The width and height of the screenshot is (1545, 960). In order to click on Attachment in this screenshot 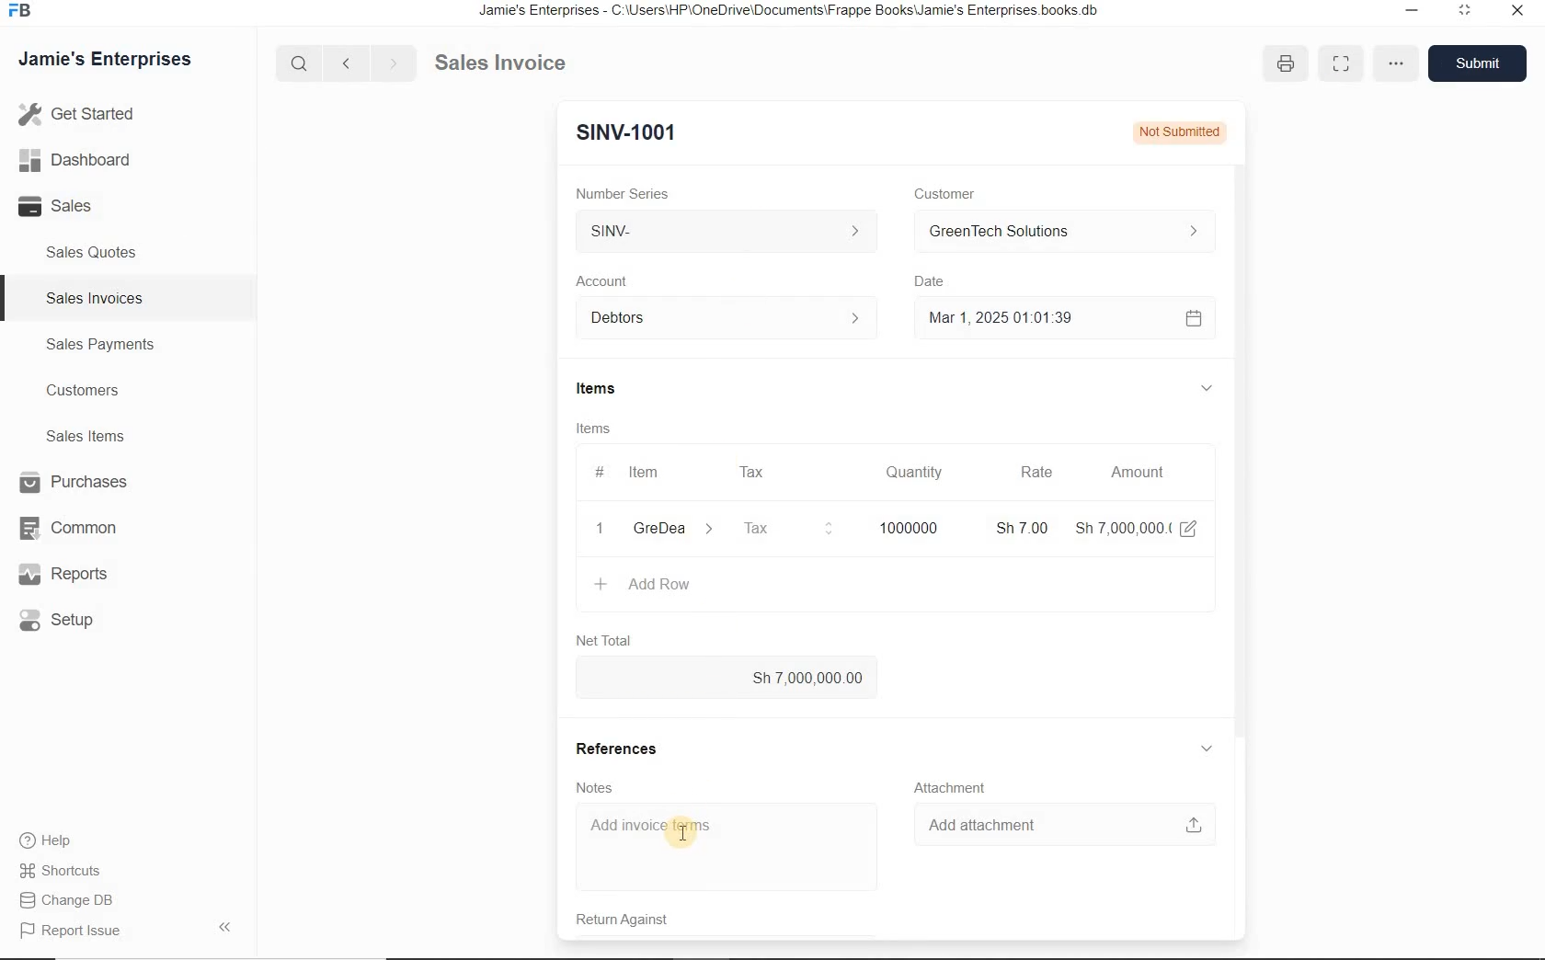, I will do `click(955, 786)`.